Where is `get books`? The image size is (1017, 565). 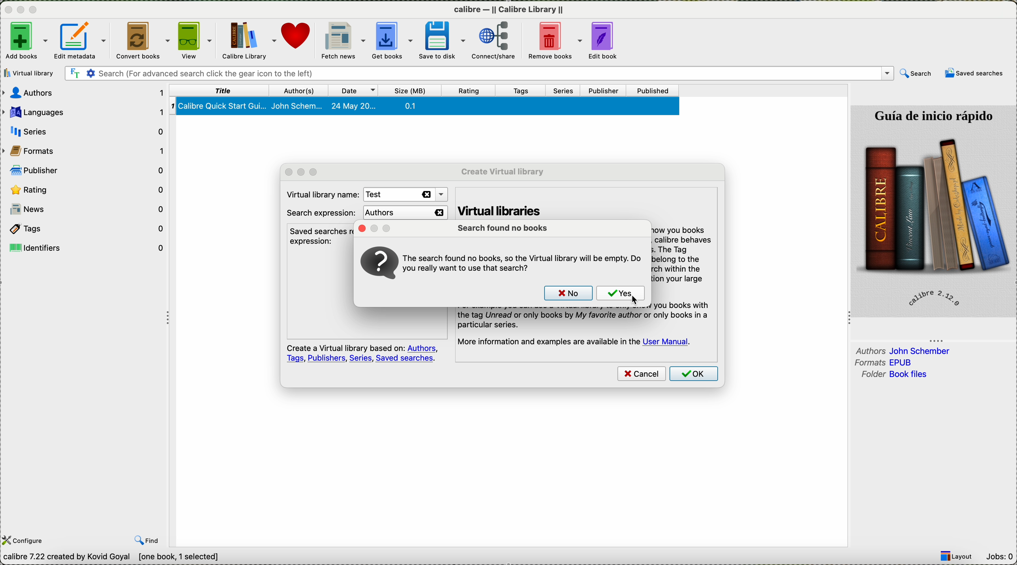 get books is located at coordinates (393, 41).